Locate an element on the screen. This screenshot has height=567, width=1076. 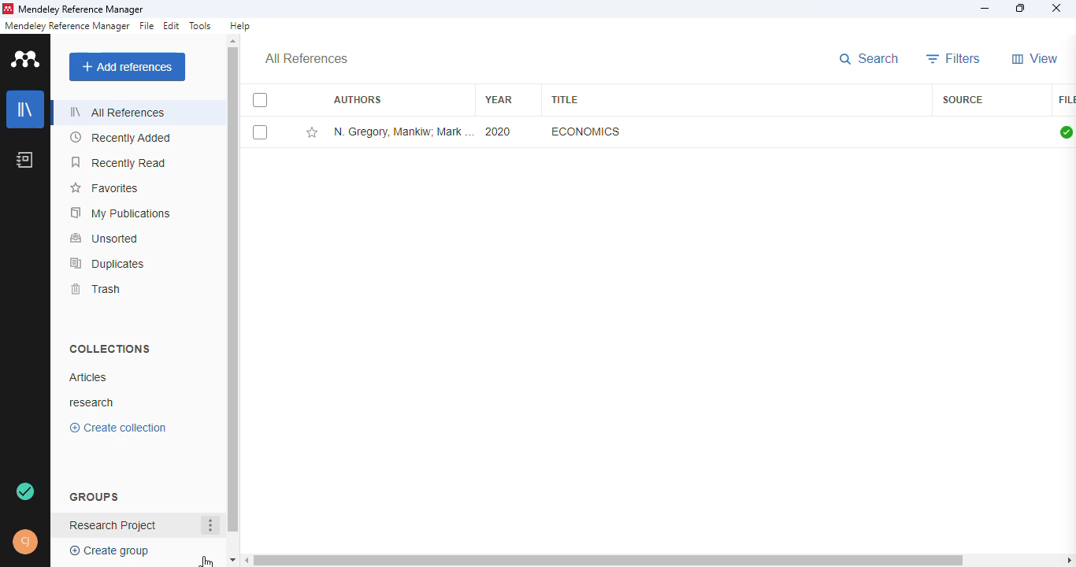
more actions is located at coordinates (210, 526).